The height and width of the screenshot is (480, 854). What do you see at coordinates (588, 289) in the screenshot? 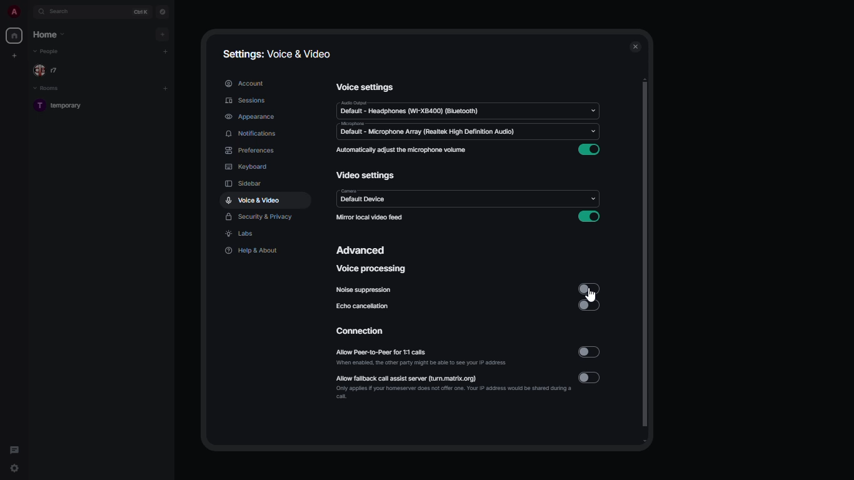
I see `disabled` at bounding box center [588, 289].